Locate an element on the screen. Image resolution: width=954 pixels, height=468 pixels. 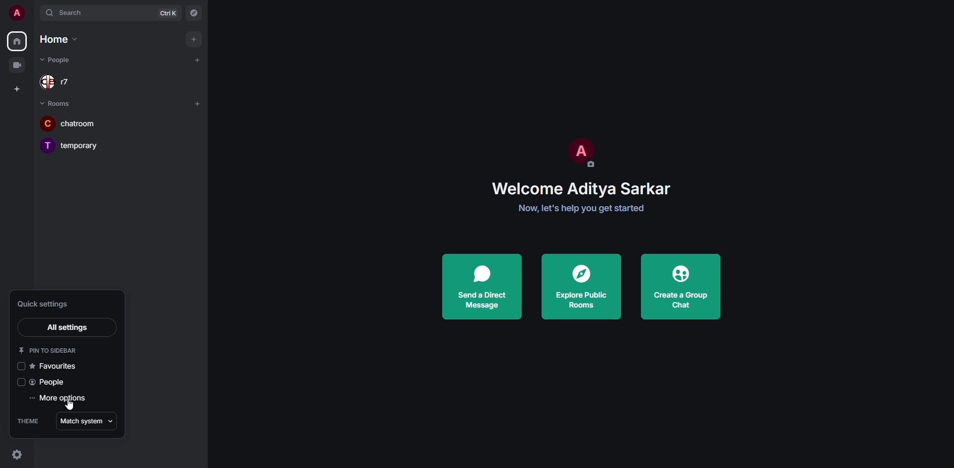
add is located at coordinates (198, 105).